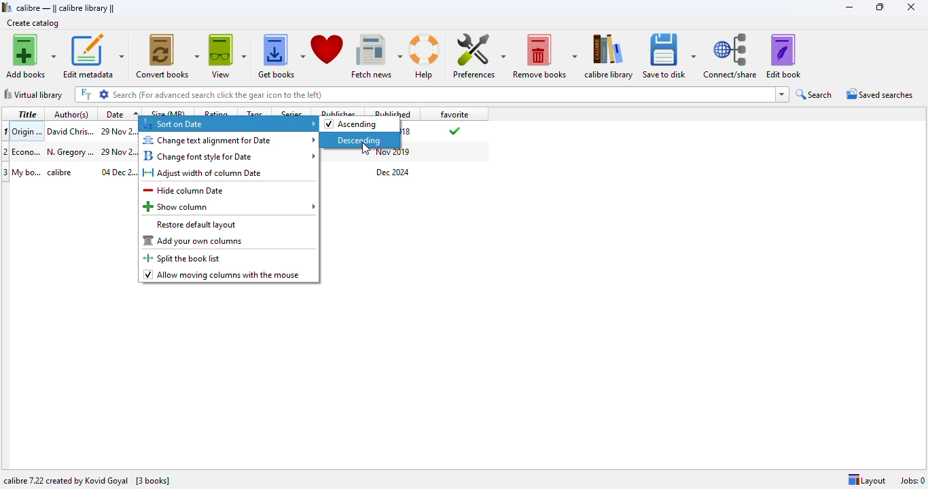 This screenshot has width=928, height=489. I want to click on calibre 7.22 created by Kovid Goyal, so click(66, 481).